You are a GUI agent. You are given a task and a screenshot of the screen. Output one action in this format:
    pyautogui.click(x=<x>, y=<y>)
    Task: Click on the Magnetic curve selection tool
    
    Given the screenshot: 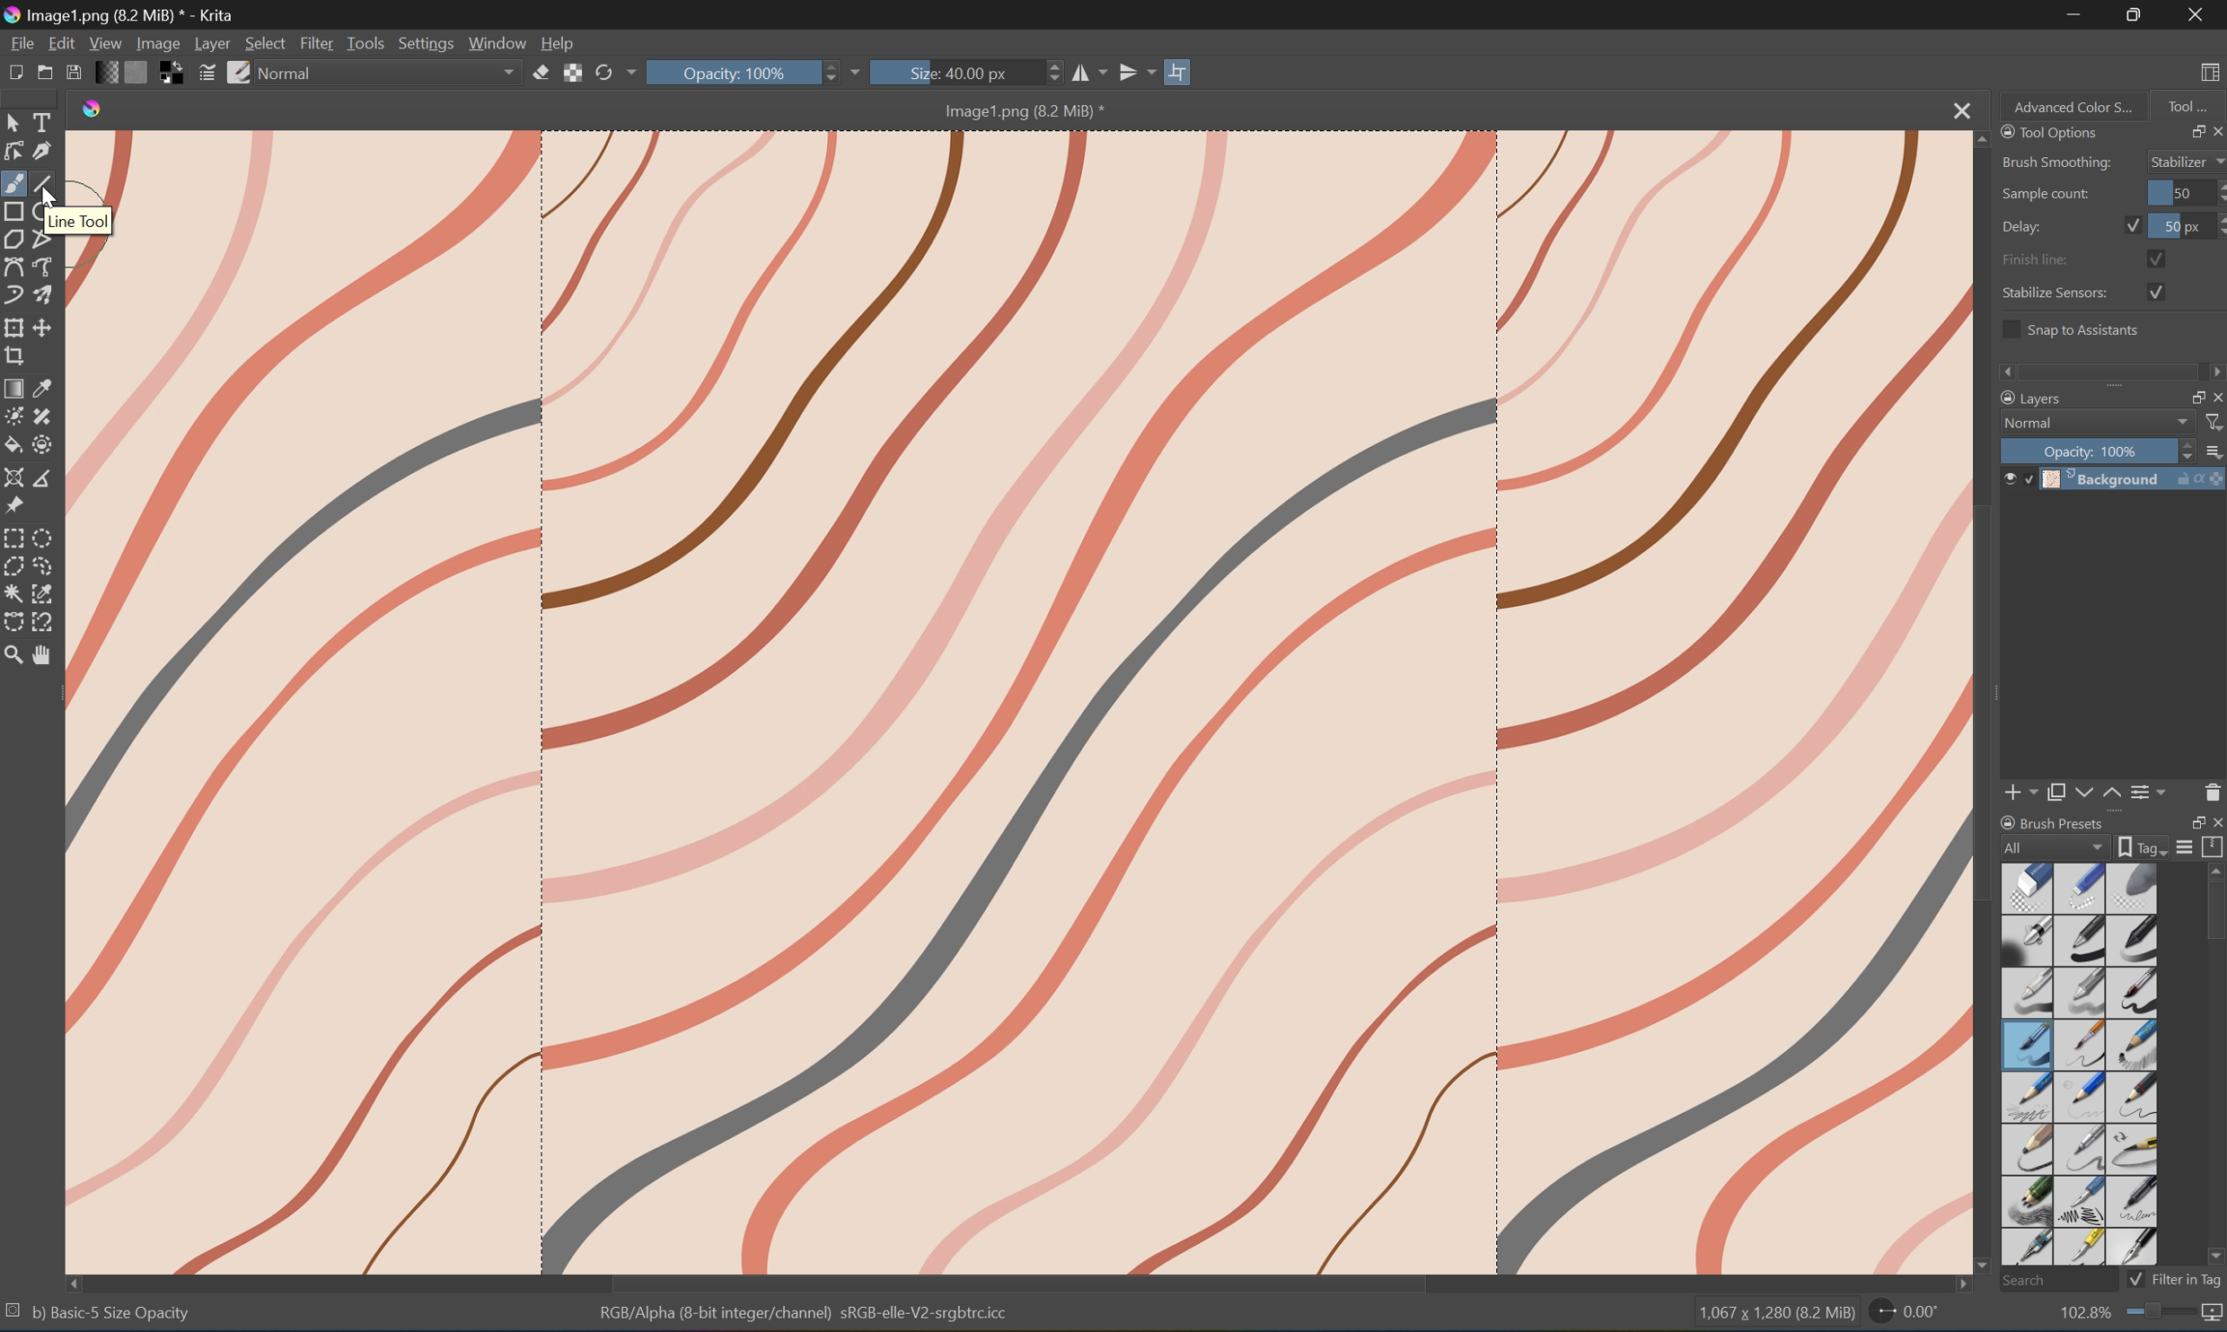 What is the action you would take?
    pyautogui.click(x=46, y=622)
    